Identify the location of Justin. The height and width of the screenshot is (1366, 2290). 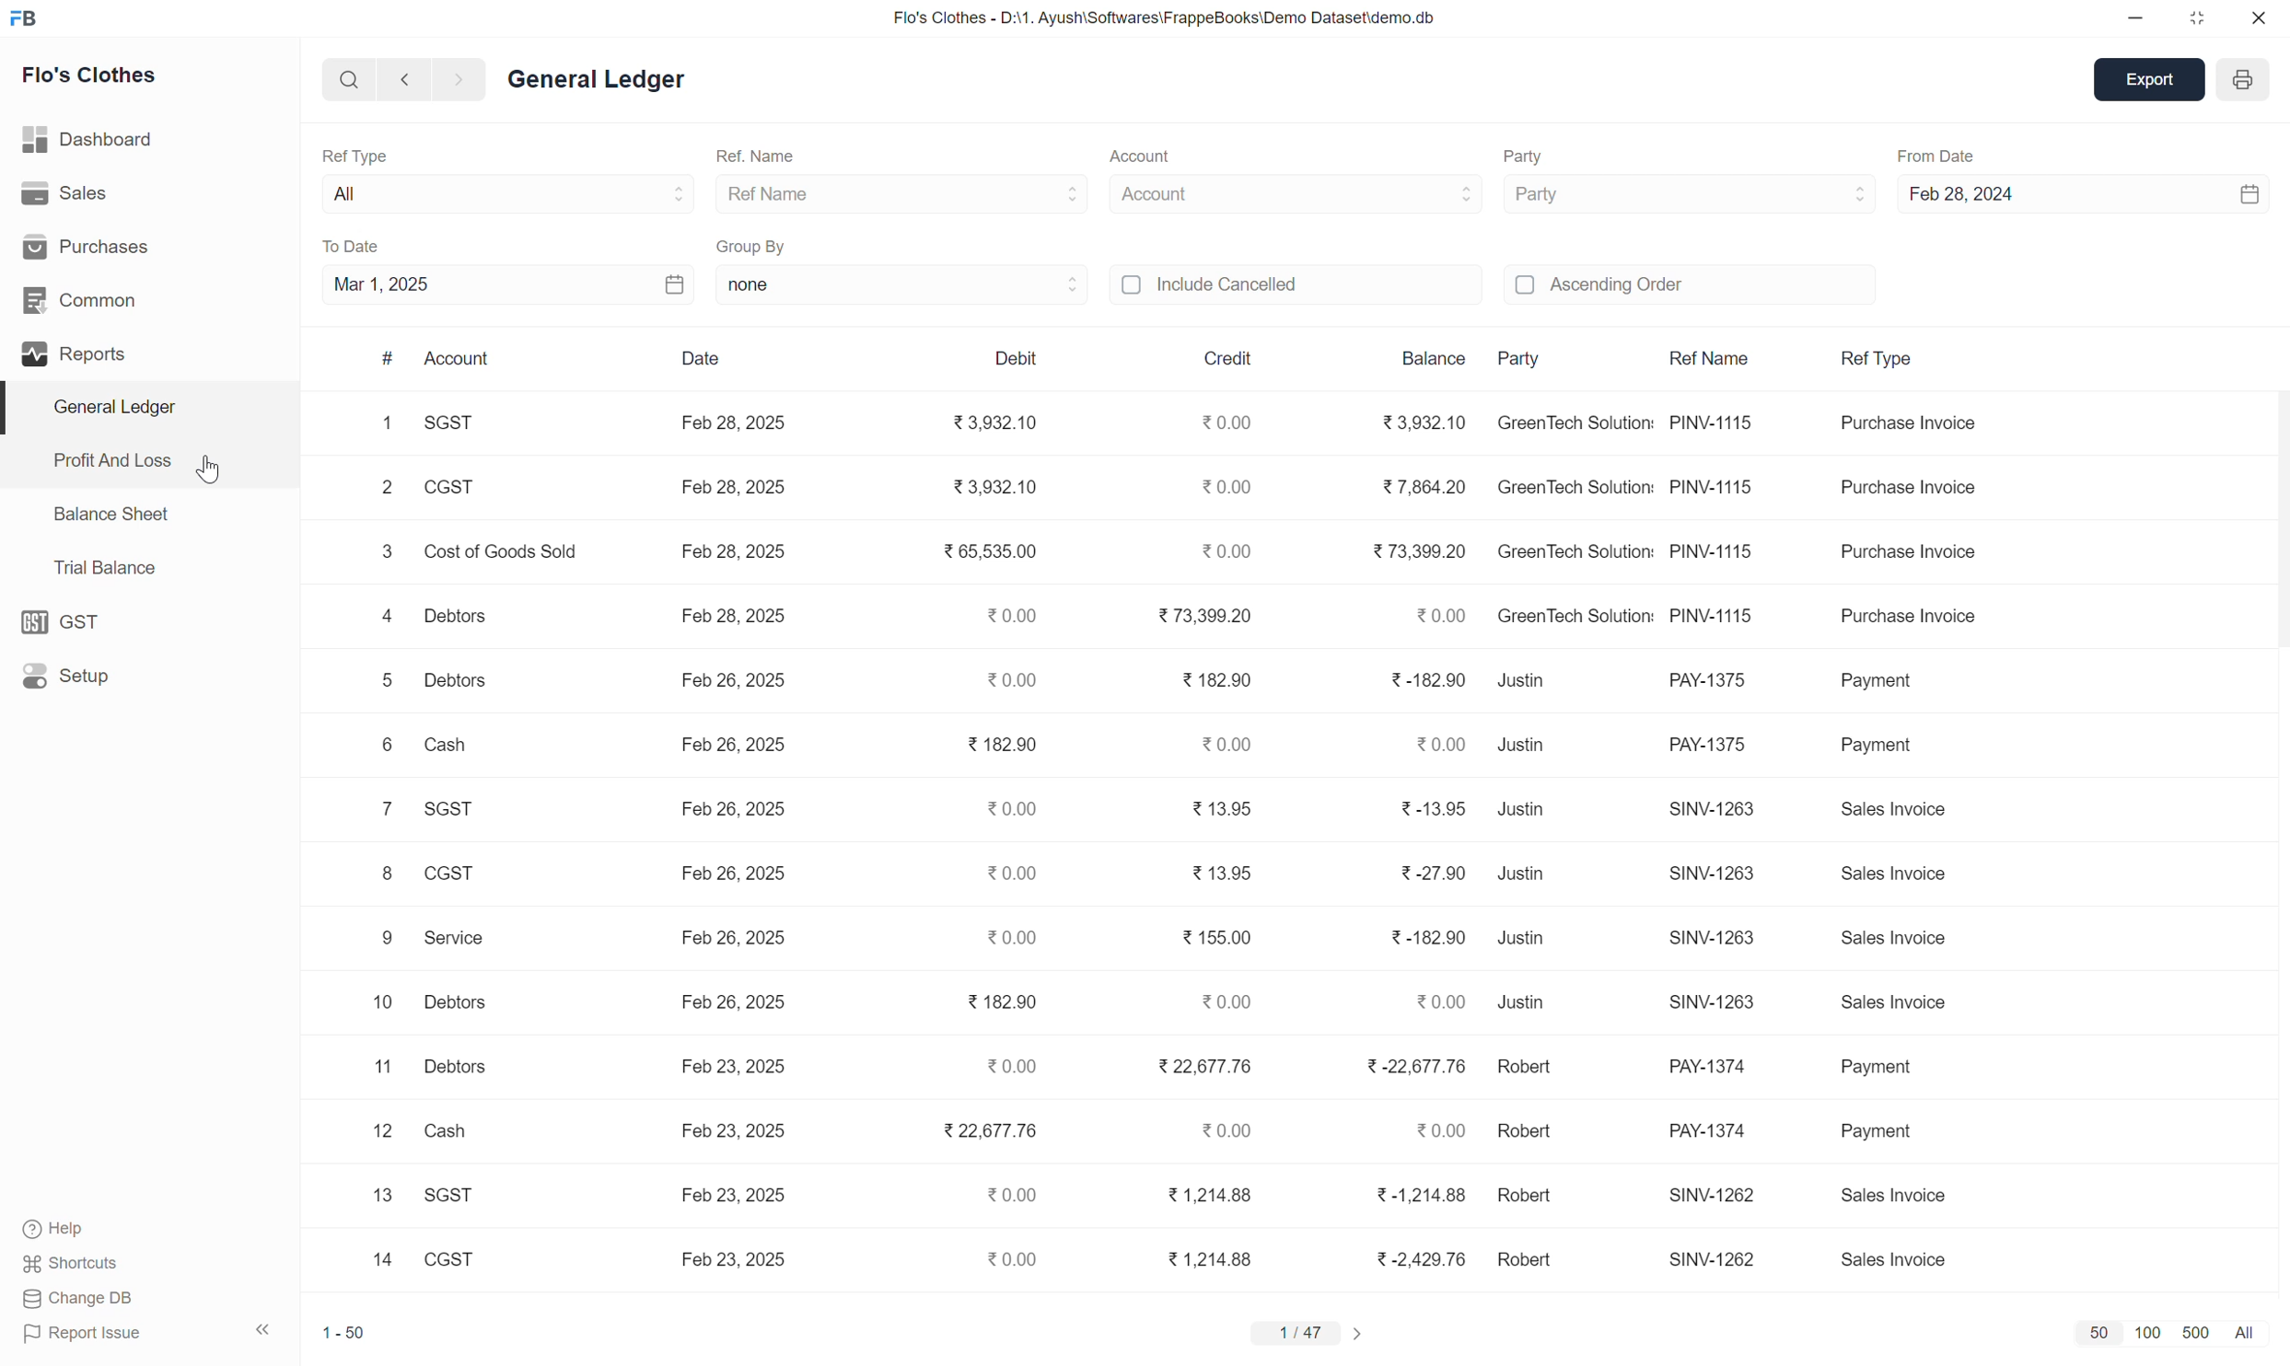
(1523, 874).